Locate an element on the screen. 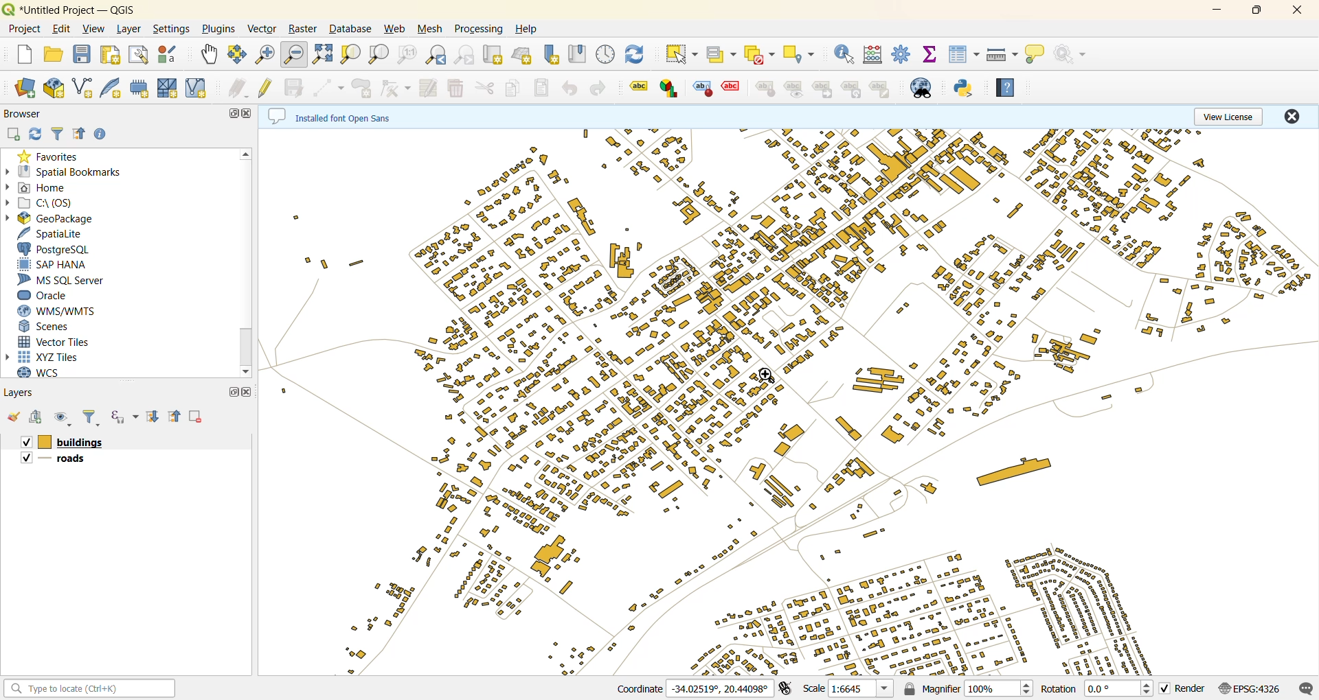 Image resolution: width=1319 pixels, height=700 pixels. log messages is located at coordinates (1306, 688).